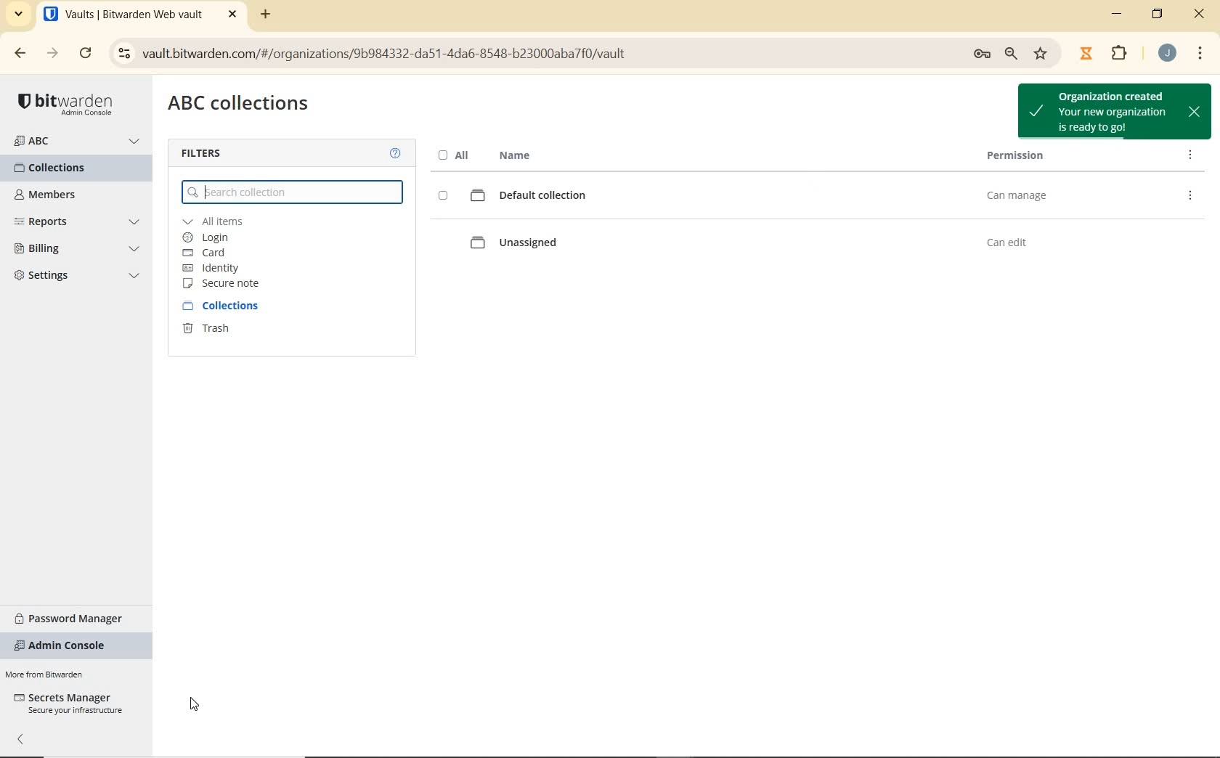  Describe the element at coordinates (1013, 54) in the screenshot. I see `zoom` at that location.